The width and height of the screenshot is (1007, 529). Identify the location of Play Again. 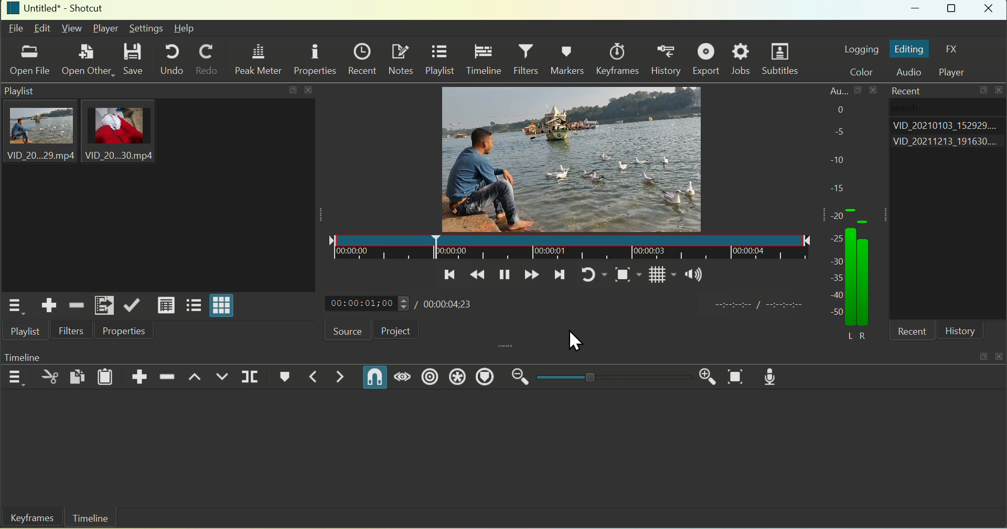
(588, 274).